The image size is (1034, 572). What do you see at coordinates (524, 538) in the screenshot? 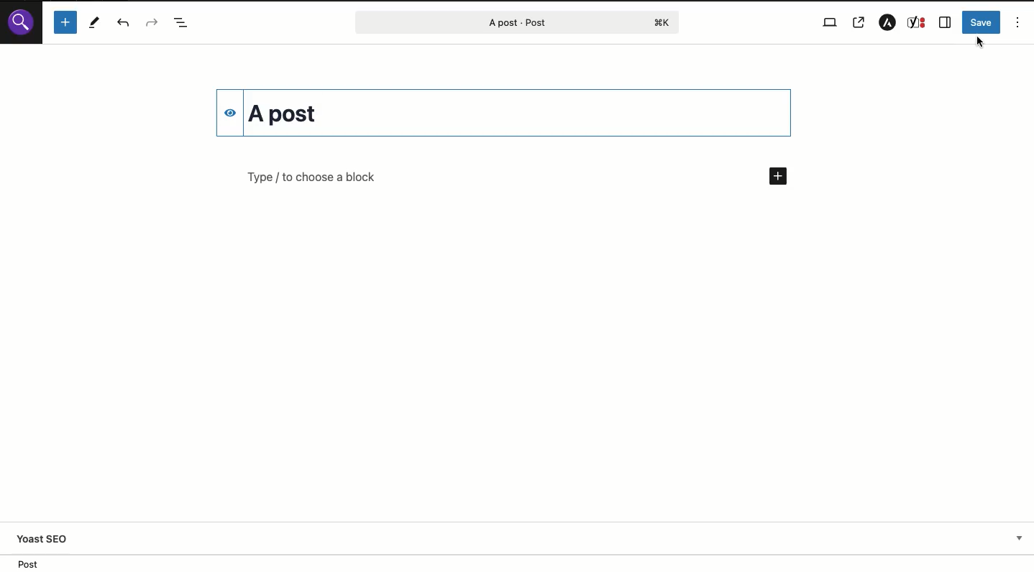
I see `Yoast SEO` at bounding box center [524, 538].